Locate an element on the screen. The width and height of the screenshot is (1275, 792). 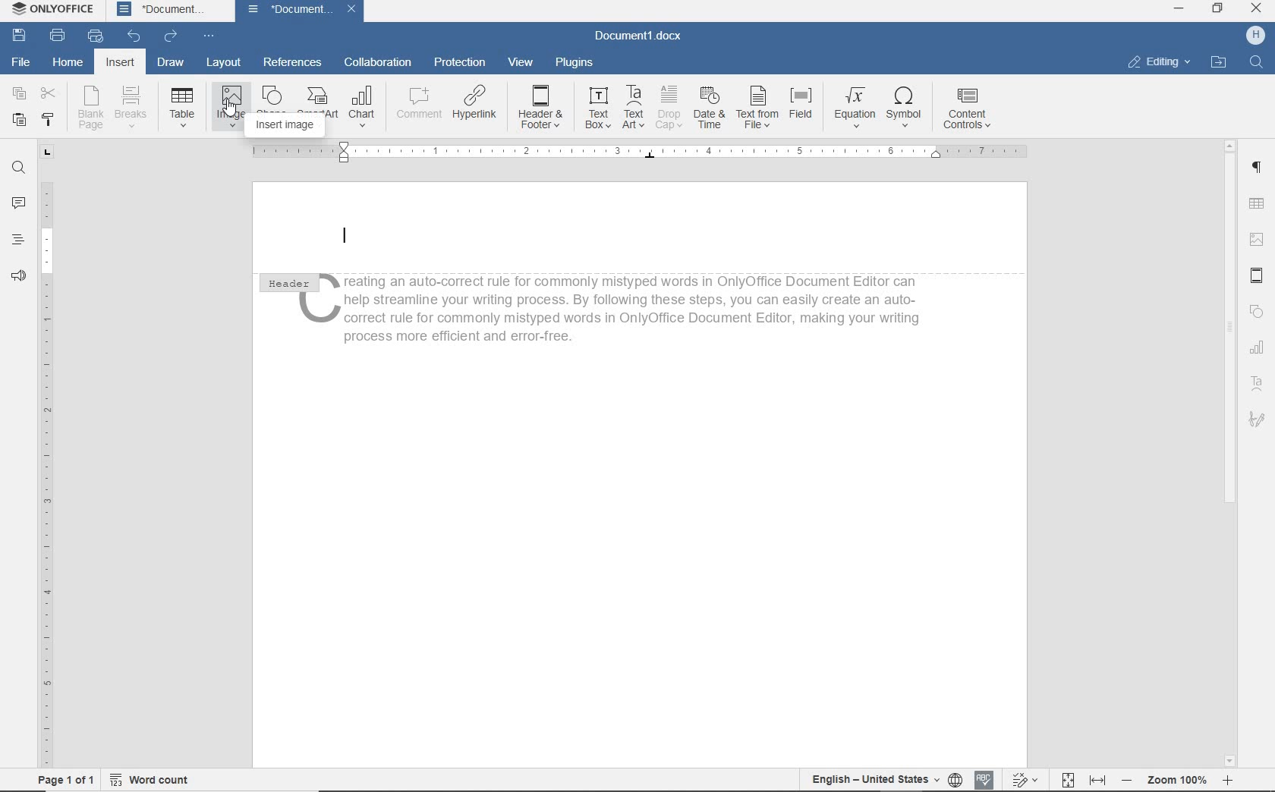
SIGNATURE is located at coordinates (1258, 422).